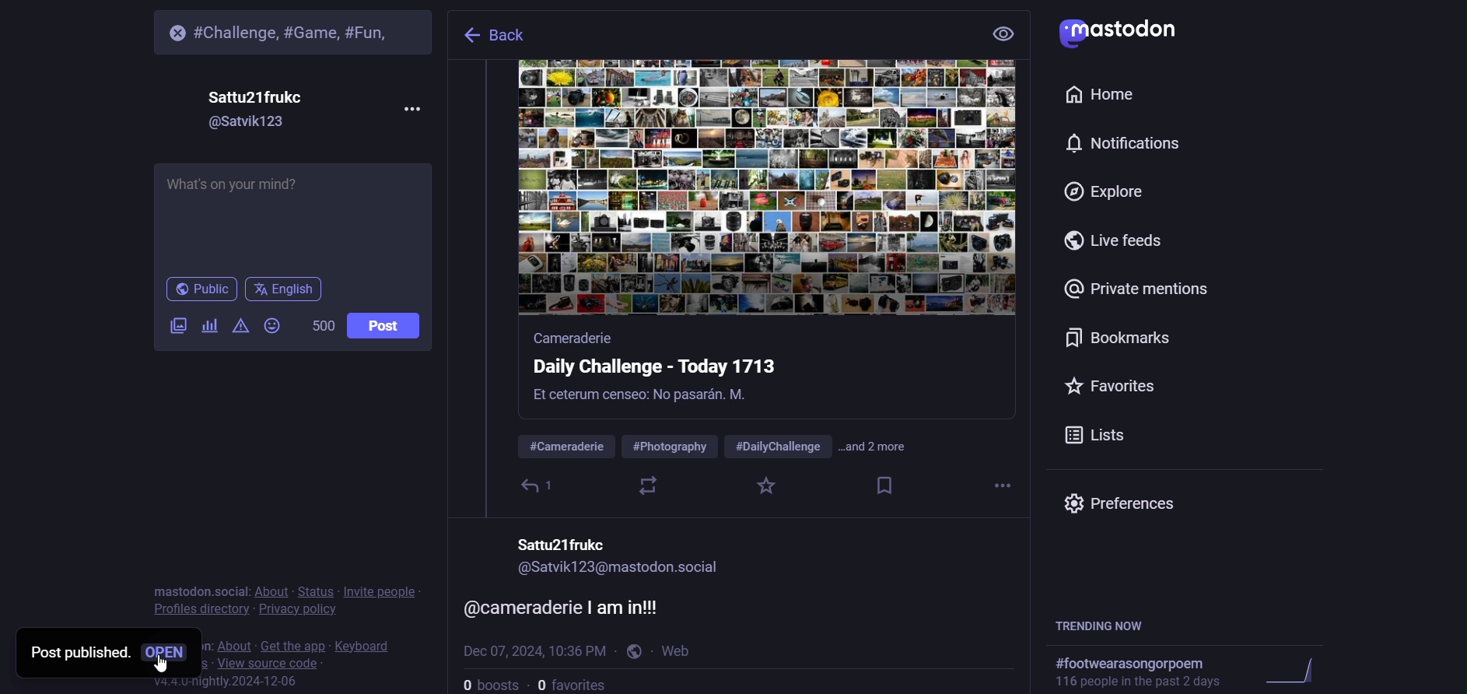  What do you see at coordinates (285, 292) in the screenshot?
I see `english` at bounding box center [285, 292].